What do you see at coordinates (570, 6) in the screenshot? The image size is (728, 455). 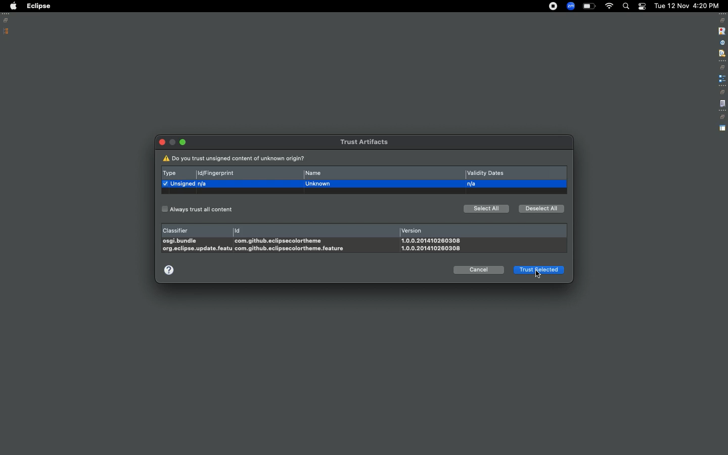 I see `Zoom` at bounding box center [570, 6].